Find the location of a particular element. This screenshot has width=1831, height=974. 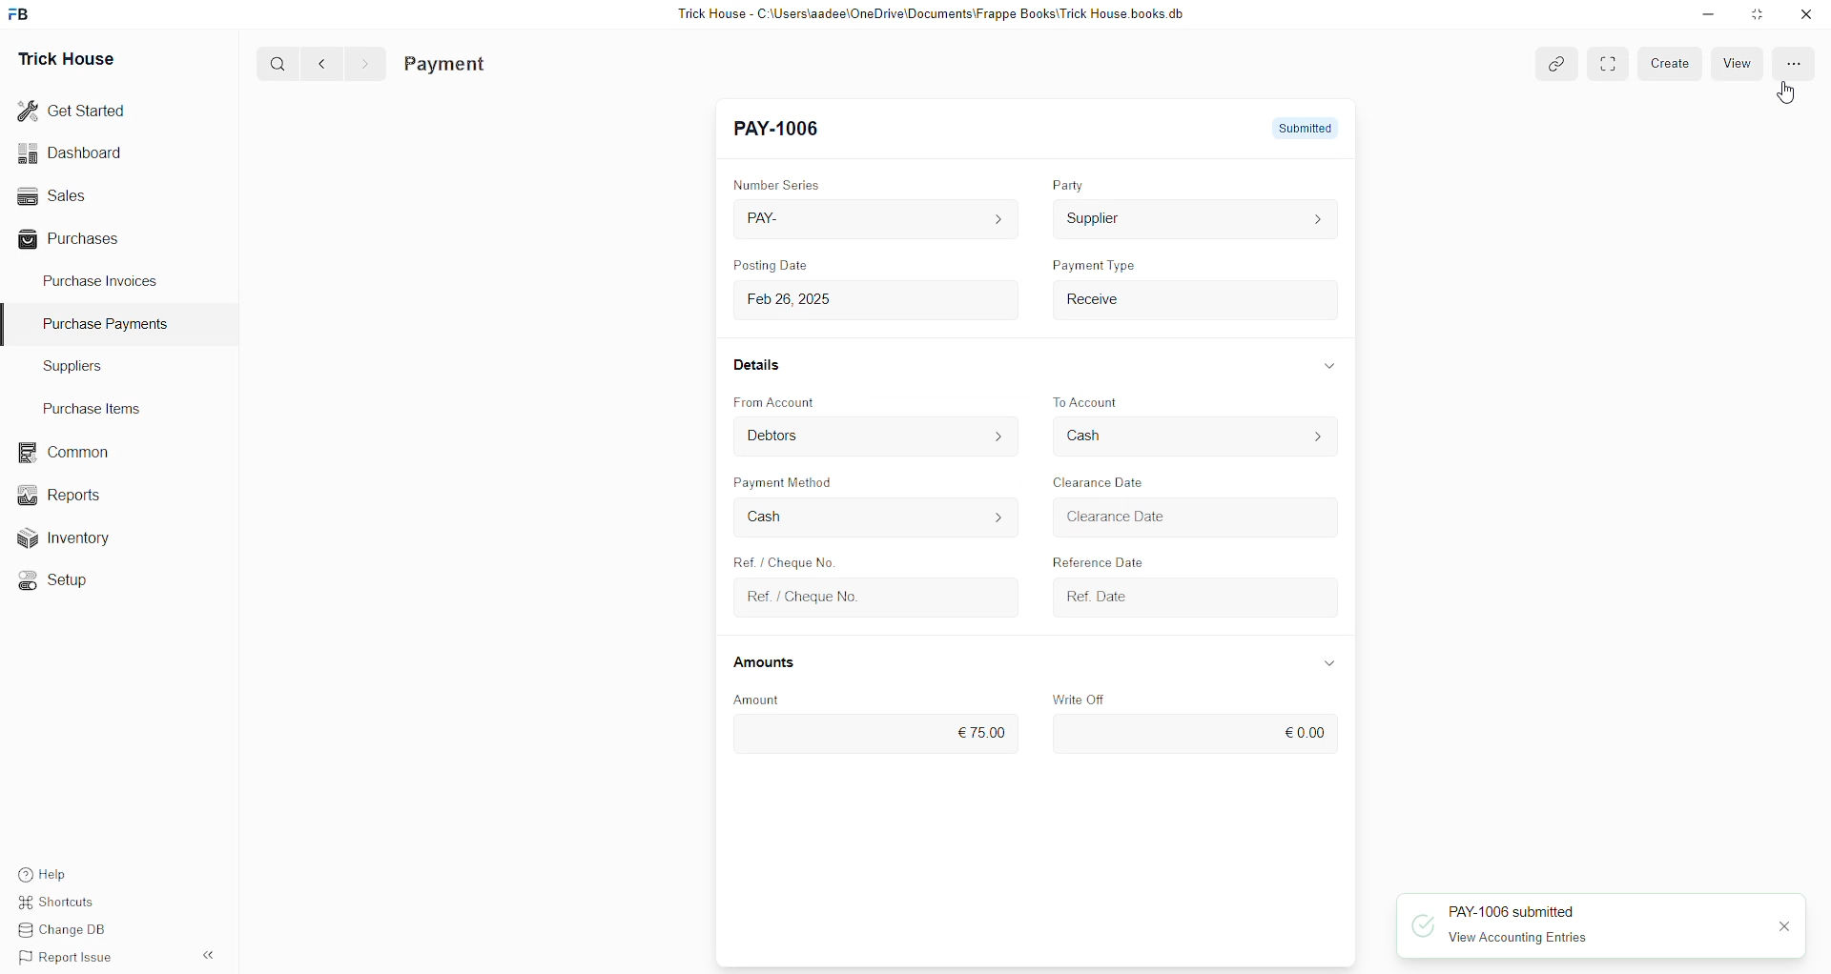

Purchase Items. is located at coordinates (89, 406).